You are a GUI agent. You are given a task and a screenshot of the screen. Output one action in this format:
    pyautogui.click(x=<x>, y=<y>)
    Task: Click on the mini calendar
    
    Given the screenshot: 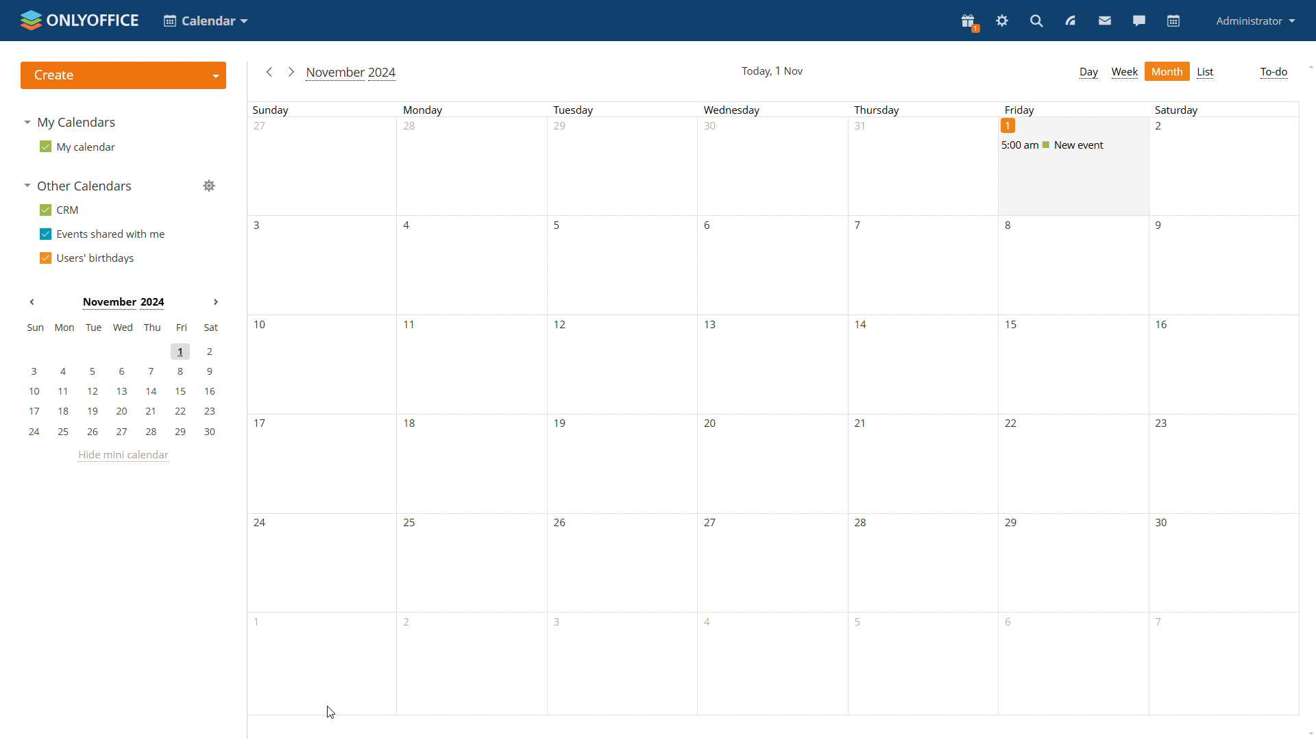 What is the action you would take?
    pyautogui.click(x=122, y=380)
    